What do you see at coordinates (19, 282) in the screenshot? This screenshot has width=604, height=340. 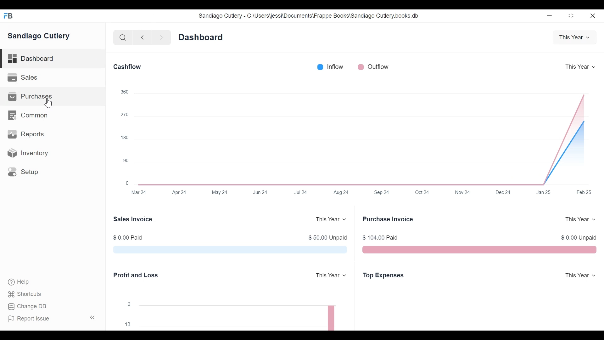 I see `Help` at bounding box center [19, 282].